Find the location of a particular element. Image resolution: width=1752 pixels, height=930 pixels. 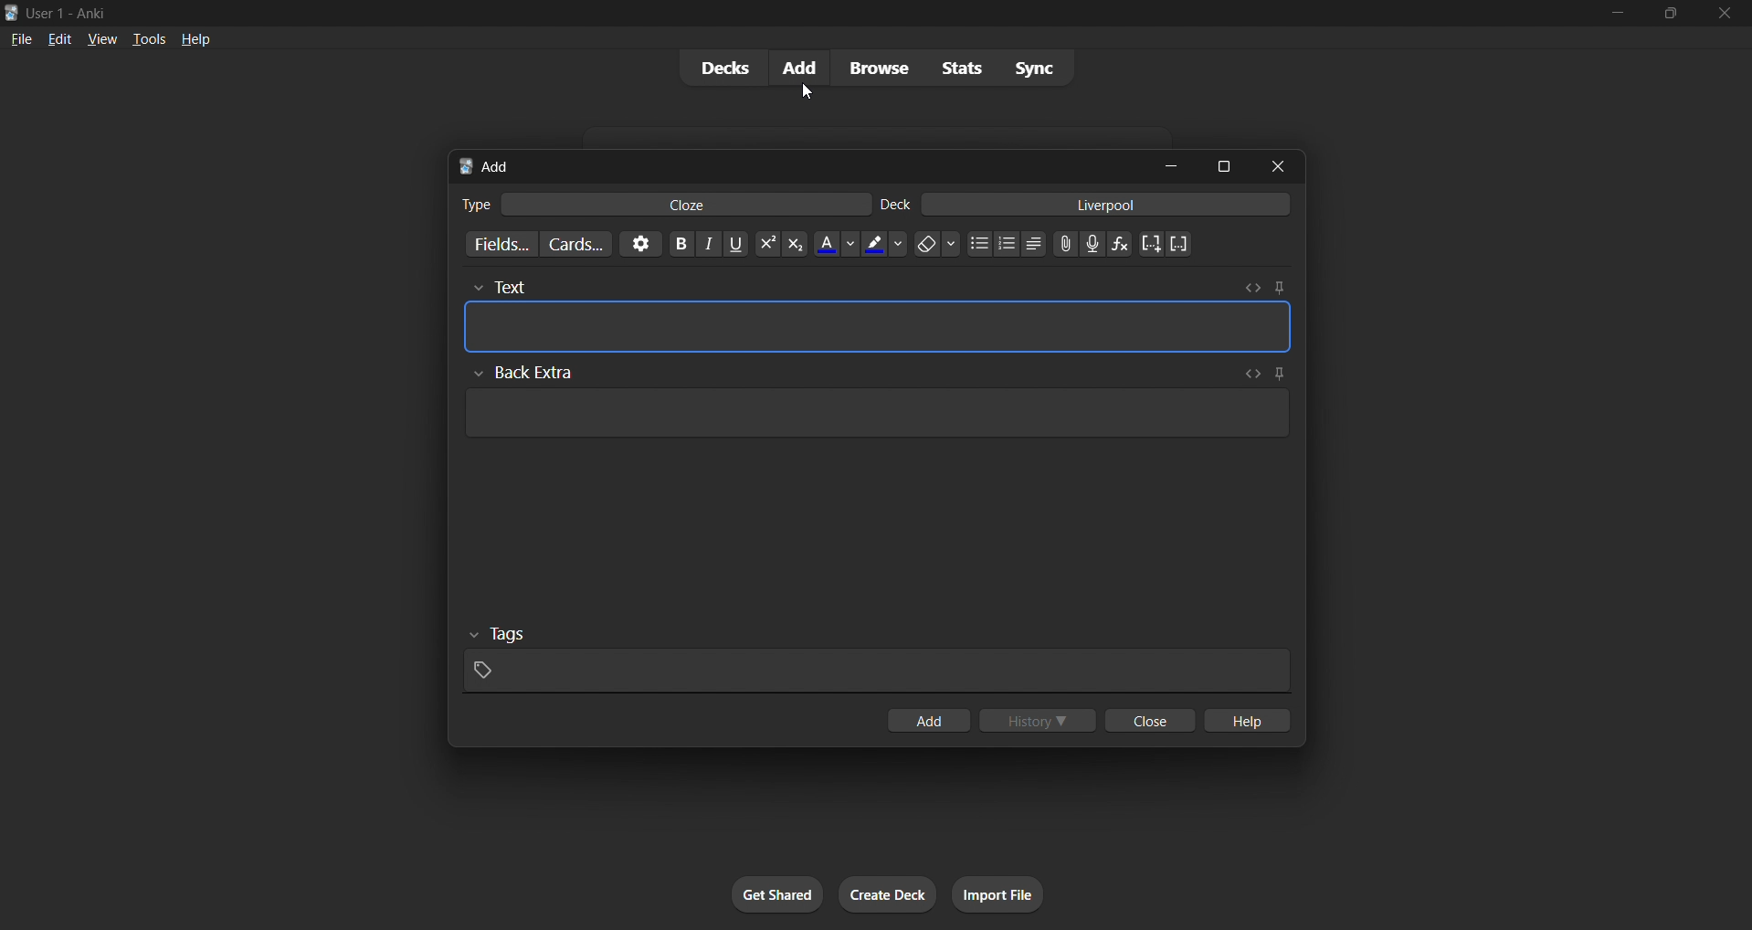

add is located at coordinates (939, 722).